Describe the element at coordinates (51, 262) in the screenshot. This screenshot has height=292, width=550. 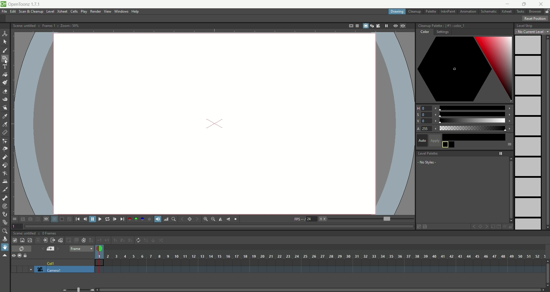
I see `col1` at that location.